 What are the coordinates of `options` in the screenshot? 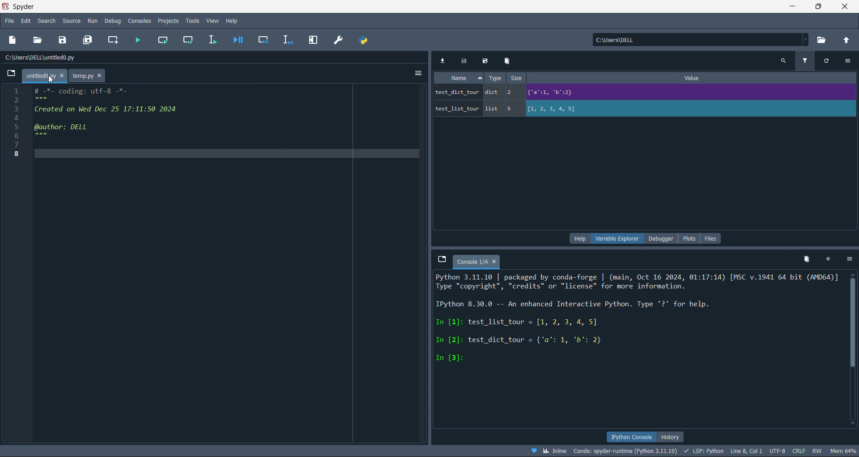 It's located at (418, 71).